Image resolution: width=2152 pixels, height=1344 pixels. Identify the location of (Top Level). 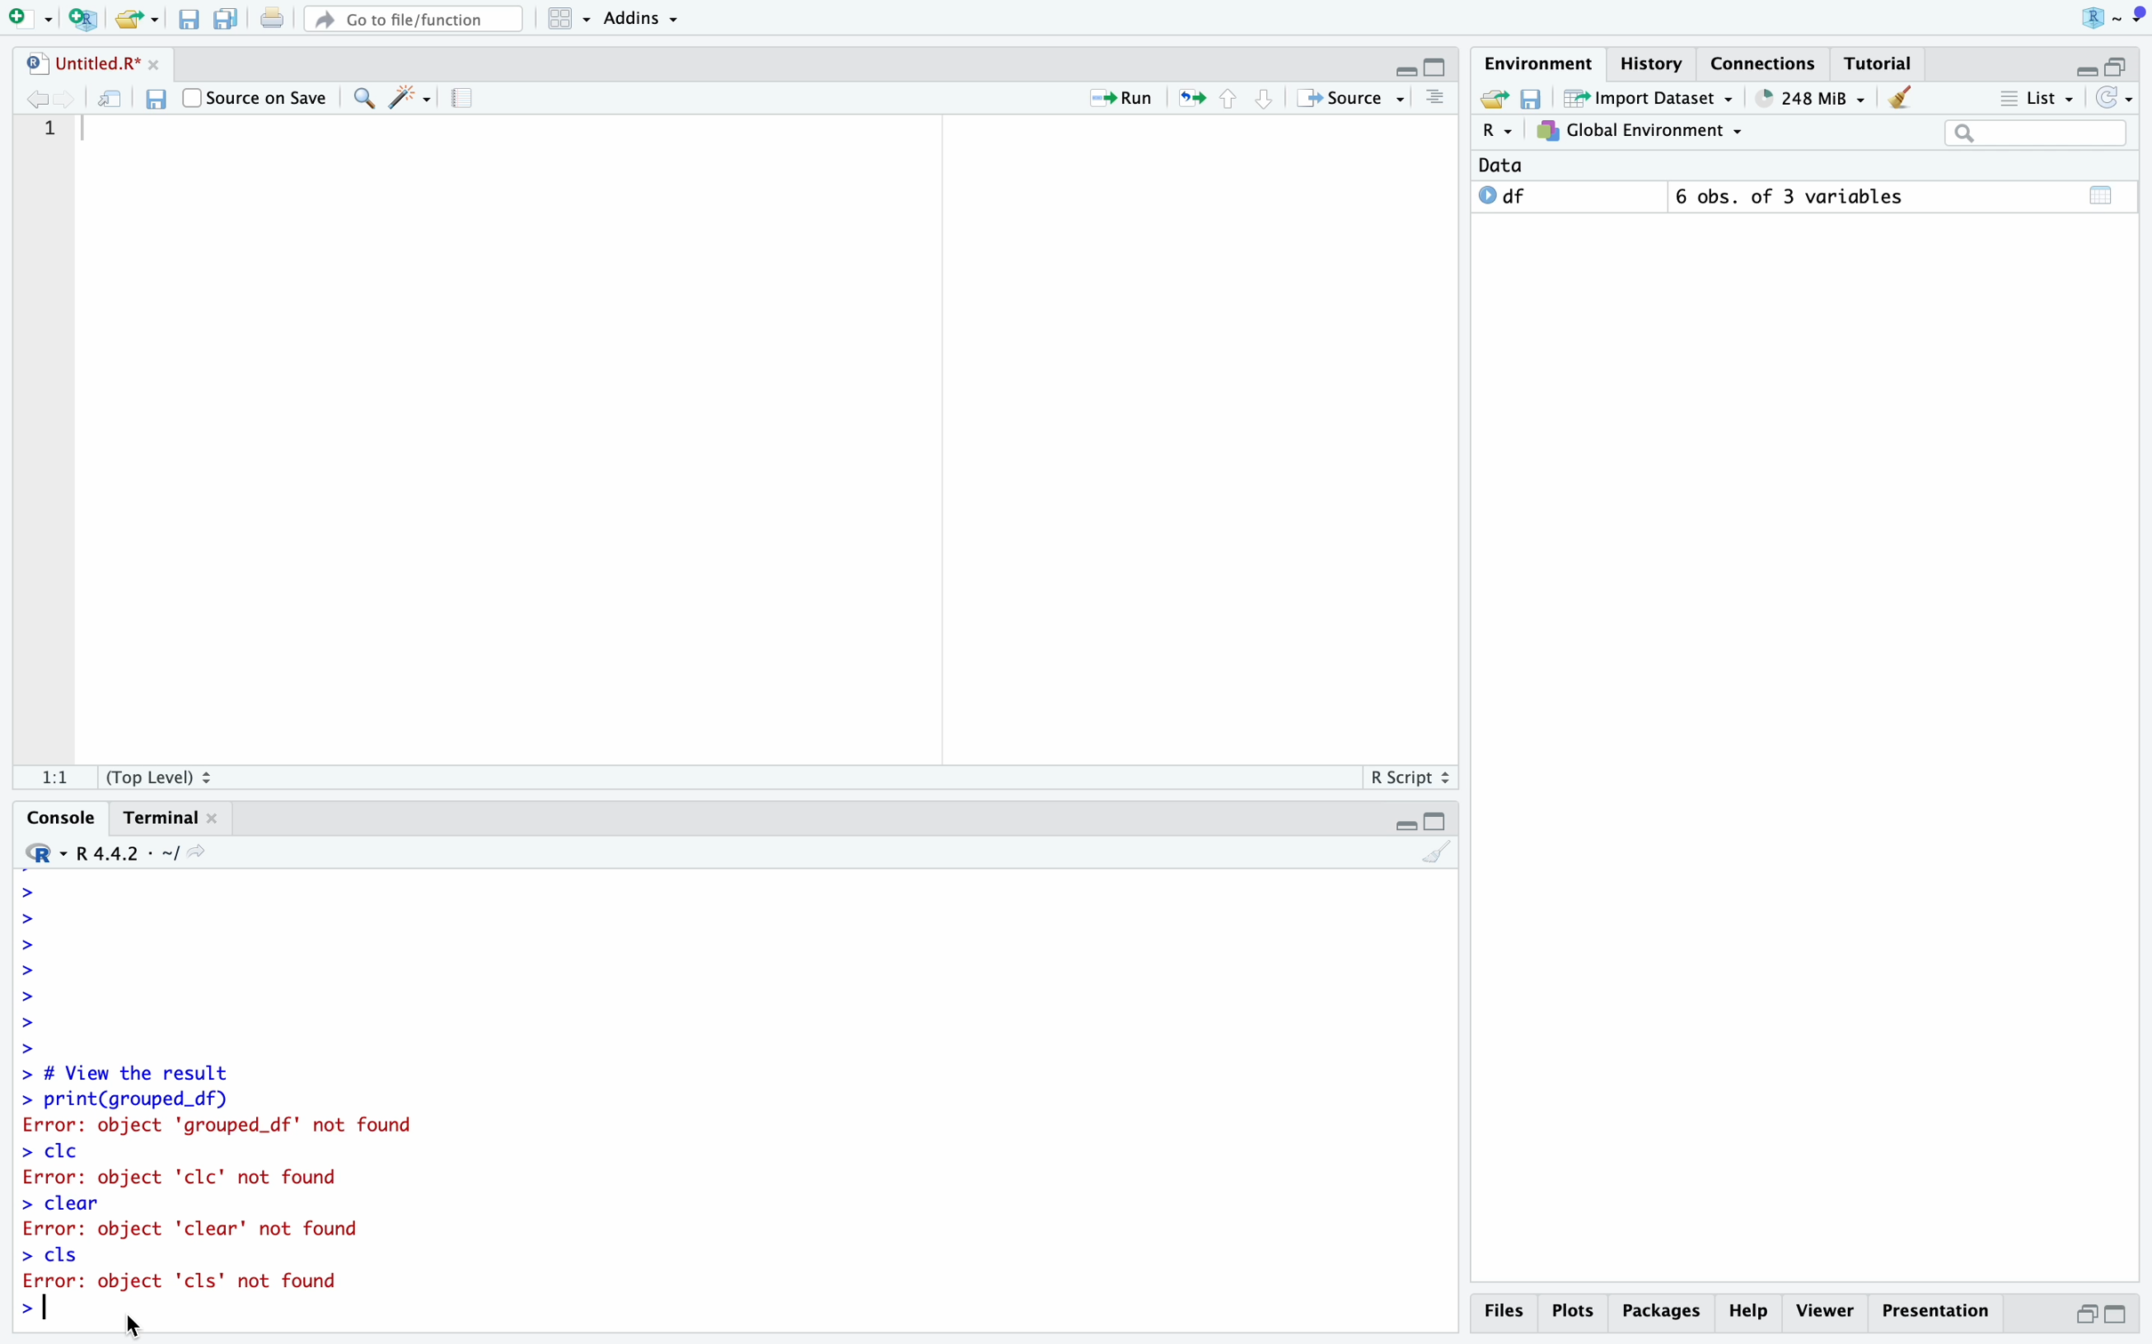
(162, 776).